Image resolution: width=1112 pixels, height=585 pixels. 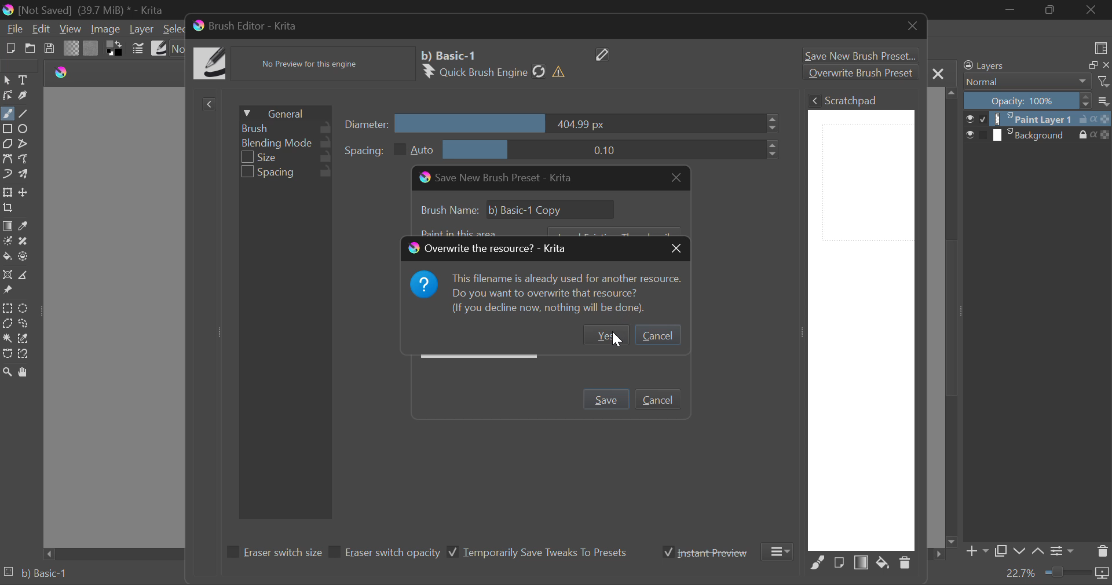 What do you see at coordinates (209, 105) in the screenshot?
I see `Show Presets` at bounding box center [209, 105].